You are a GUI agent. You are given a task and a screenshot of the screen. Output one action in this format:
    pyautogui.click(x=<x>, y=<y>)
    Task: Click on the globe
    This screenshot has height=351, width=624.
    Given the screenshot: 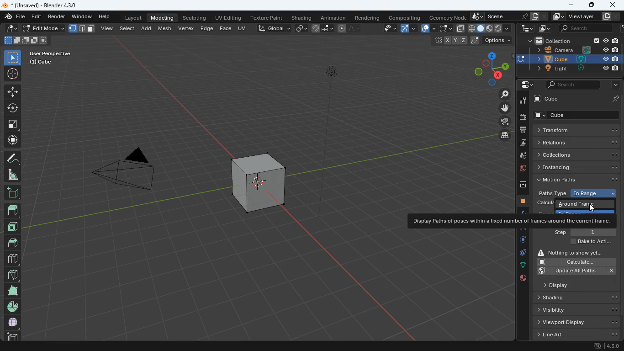 What is the action you would take?
    pyautogui.click(x=523, y=170)
    